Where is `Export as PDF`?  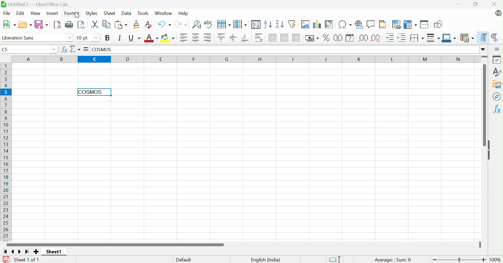
Export as PDF is located at coordinates (57, 25).